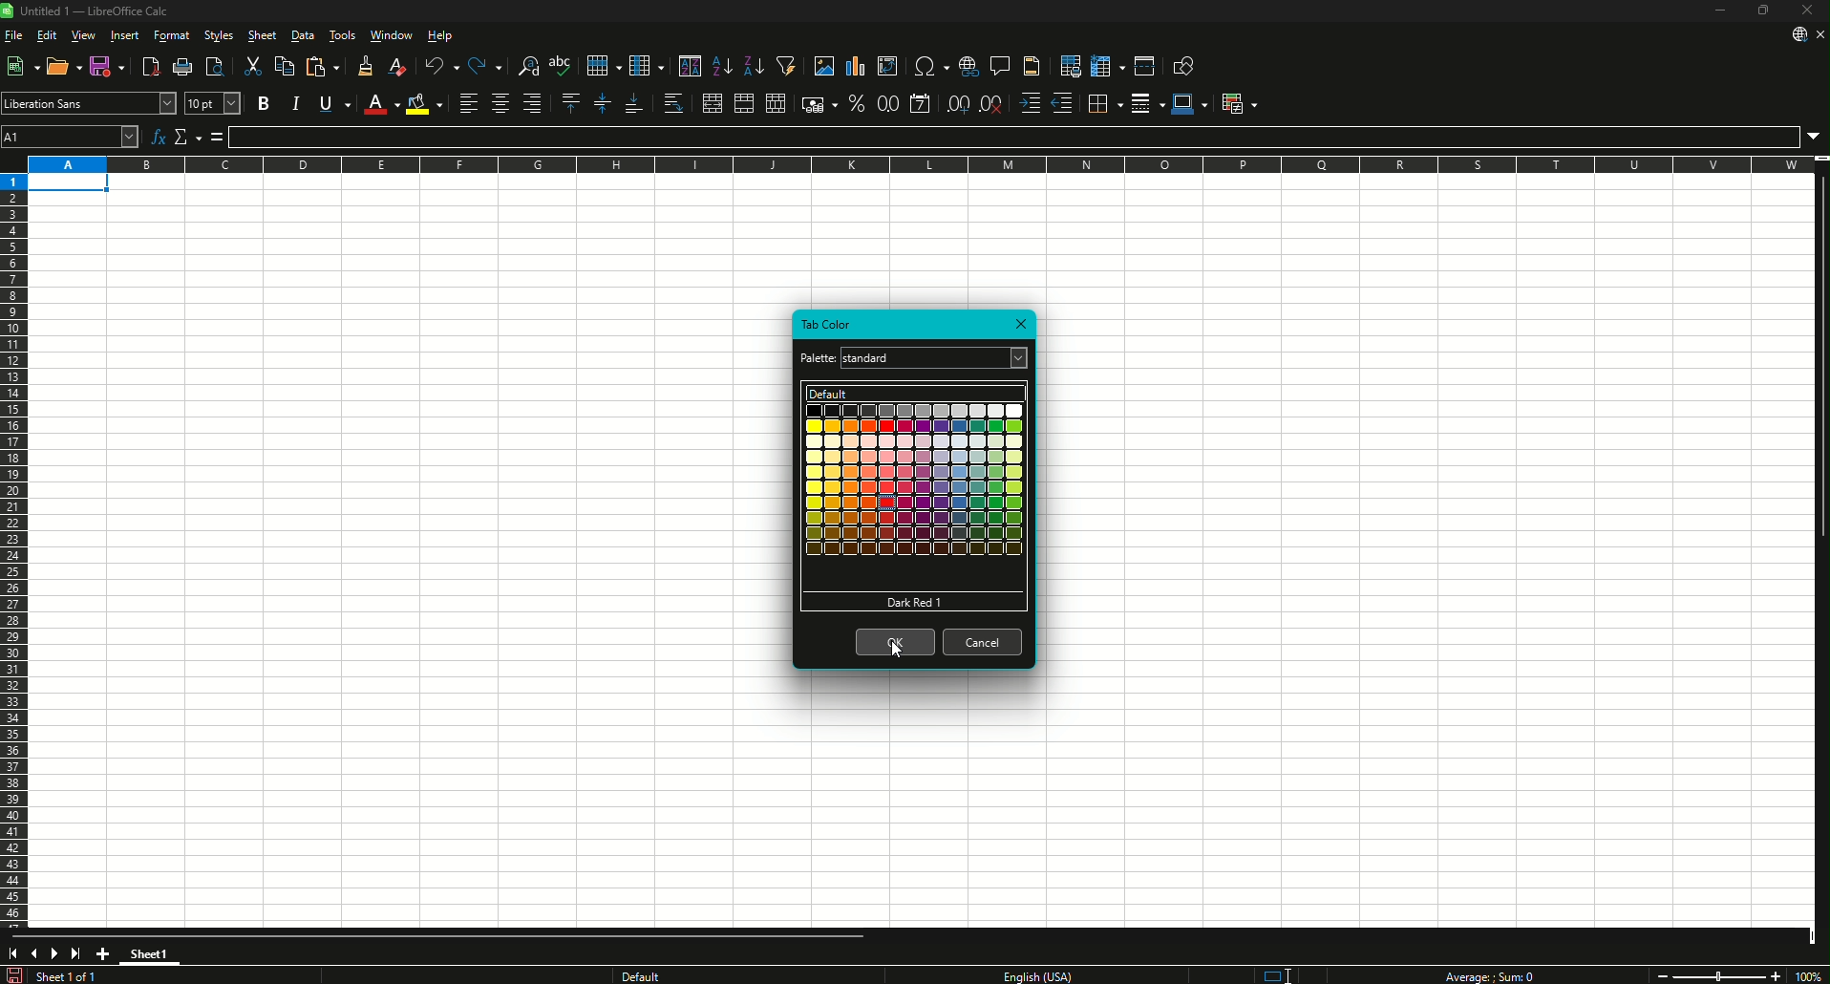 The image size is (1830, 984). What do you see at coordinates (343, 34) in the screenshot?
I see `Tools` at bounding box center [343, 34].